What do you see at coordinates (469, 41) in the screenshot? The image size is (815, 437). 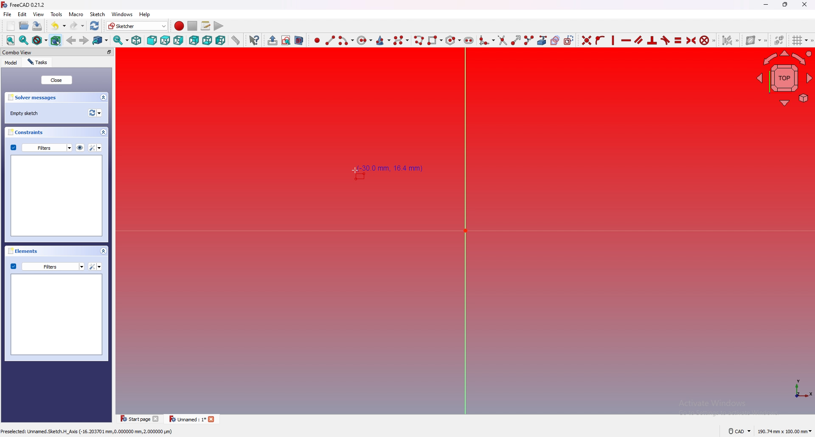 I see `create slot` at bounding box center [469, 41].